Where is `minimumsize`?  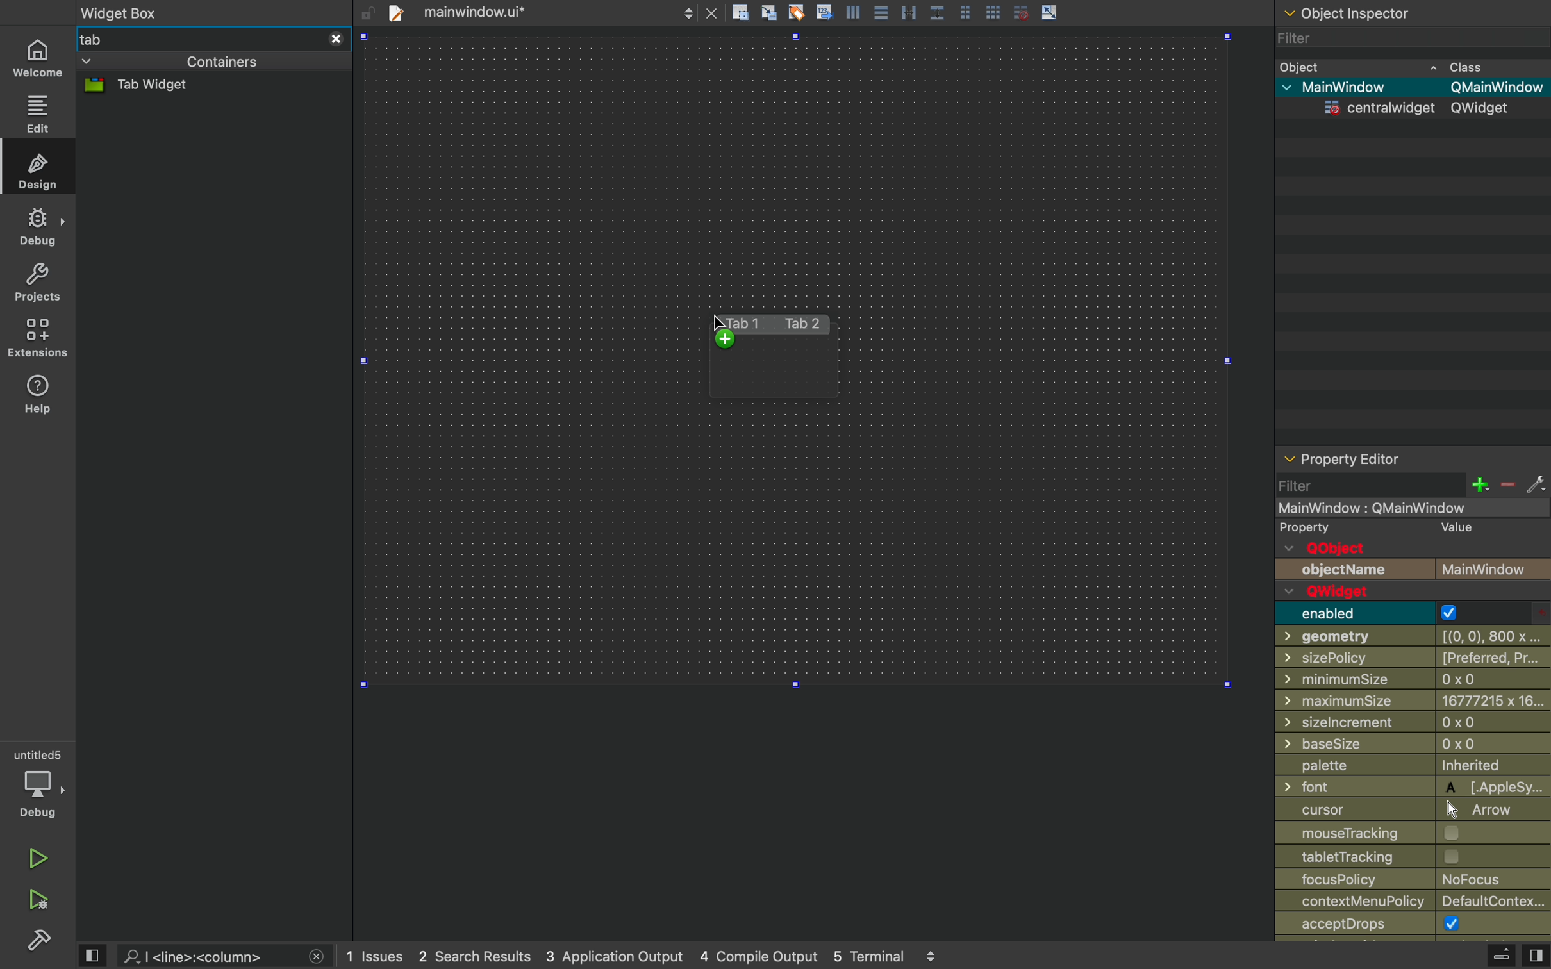 minimumsize is located at coordinates (1410, 681).